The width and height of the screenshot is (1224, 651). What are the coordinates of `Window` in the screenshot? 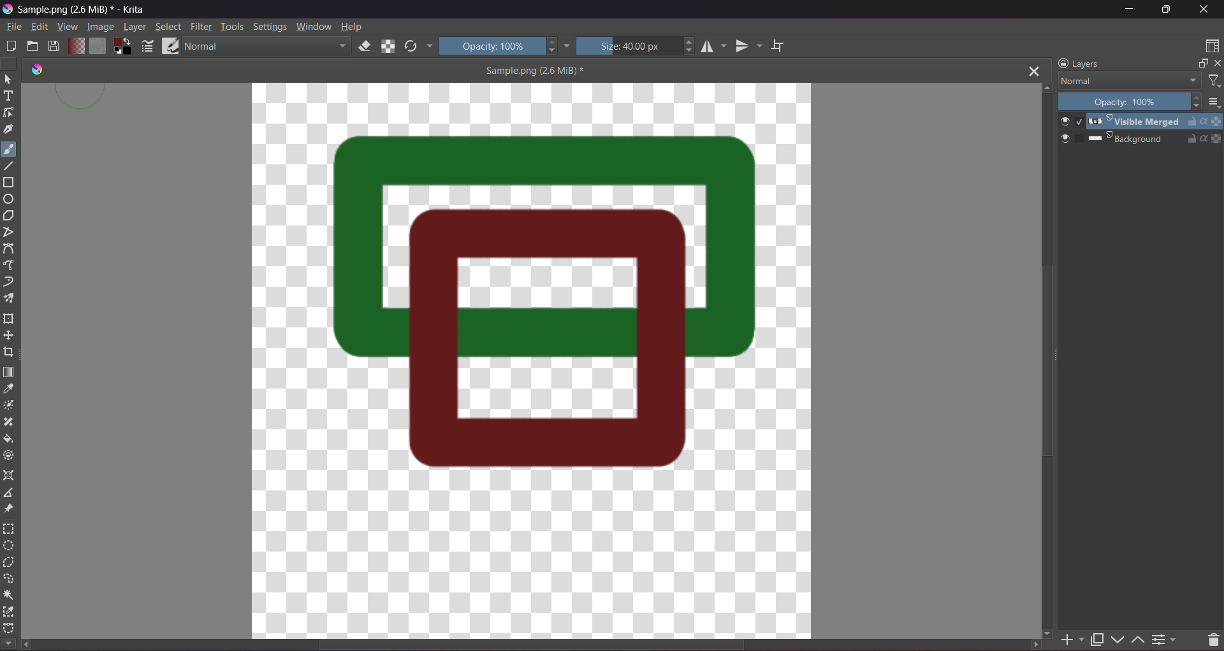 It's located at (314, 26).